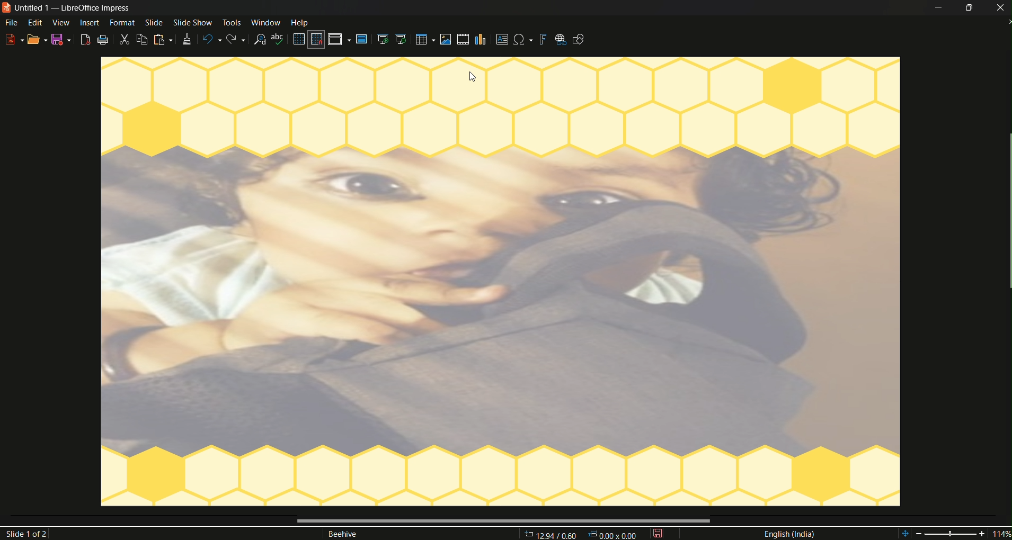 This screenshot has width=1012, height=540. What do you see at coordinates (231, 23) in the screenshot?
I see `tools` at bounding box center [231, 23].